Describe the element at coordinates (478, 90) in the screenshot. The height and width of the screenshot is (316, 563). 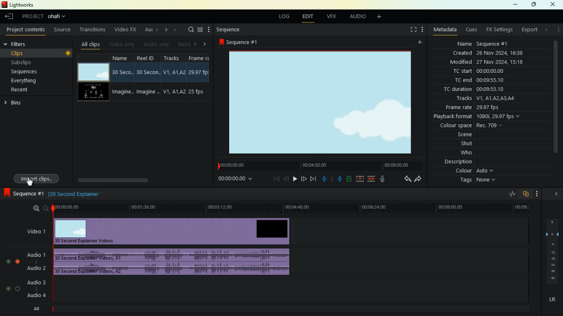
I see `tc duration` at that location.